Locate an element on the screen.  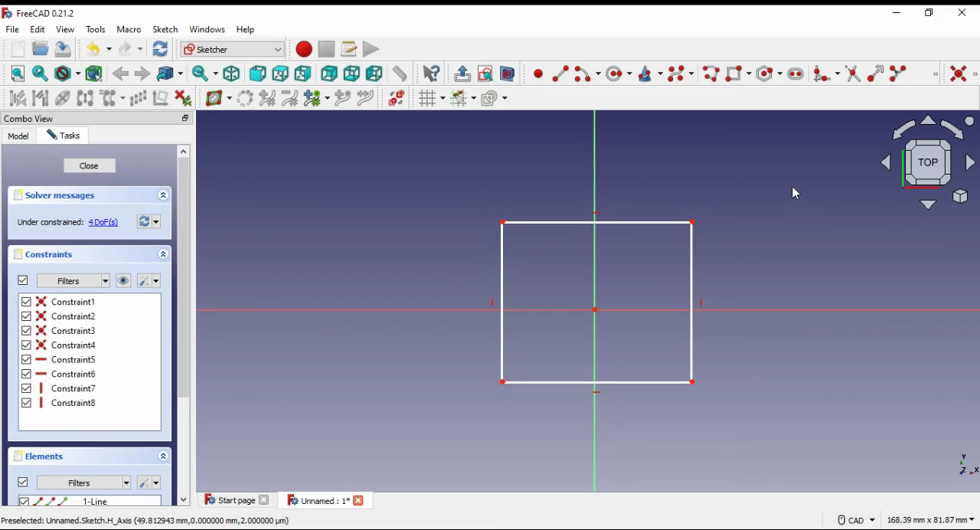
file is located at coordinates (14, 29).